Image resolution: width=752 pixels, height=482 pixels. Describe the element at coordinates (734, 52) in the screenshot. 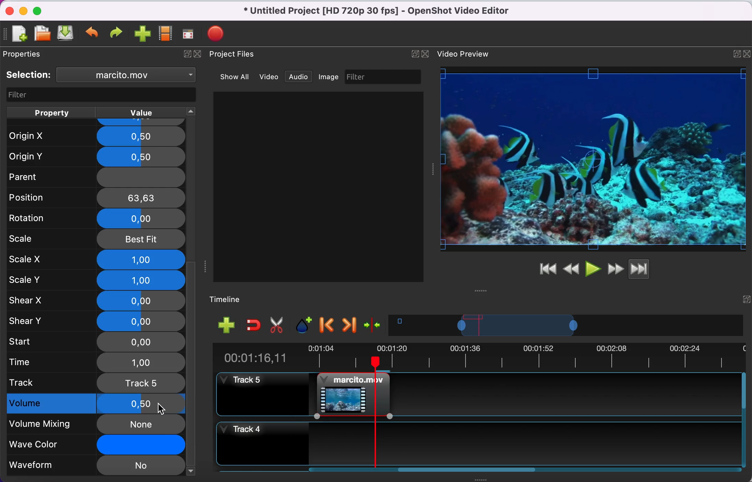

I see `maximize` at that location.